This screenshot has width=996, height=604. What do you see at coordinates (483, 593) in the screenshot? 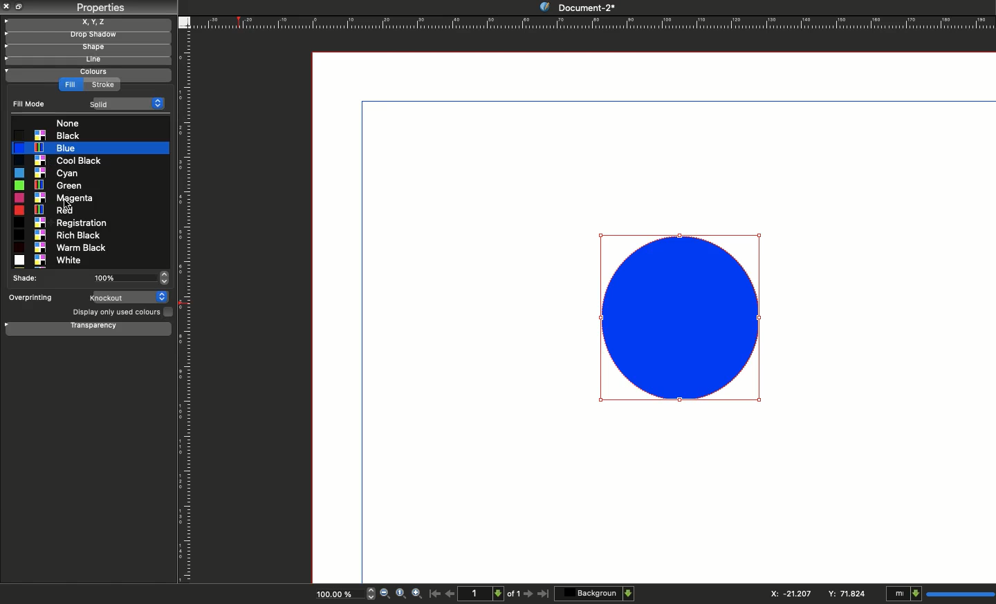
I see `1` at bounding box center [483, 593].